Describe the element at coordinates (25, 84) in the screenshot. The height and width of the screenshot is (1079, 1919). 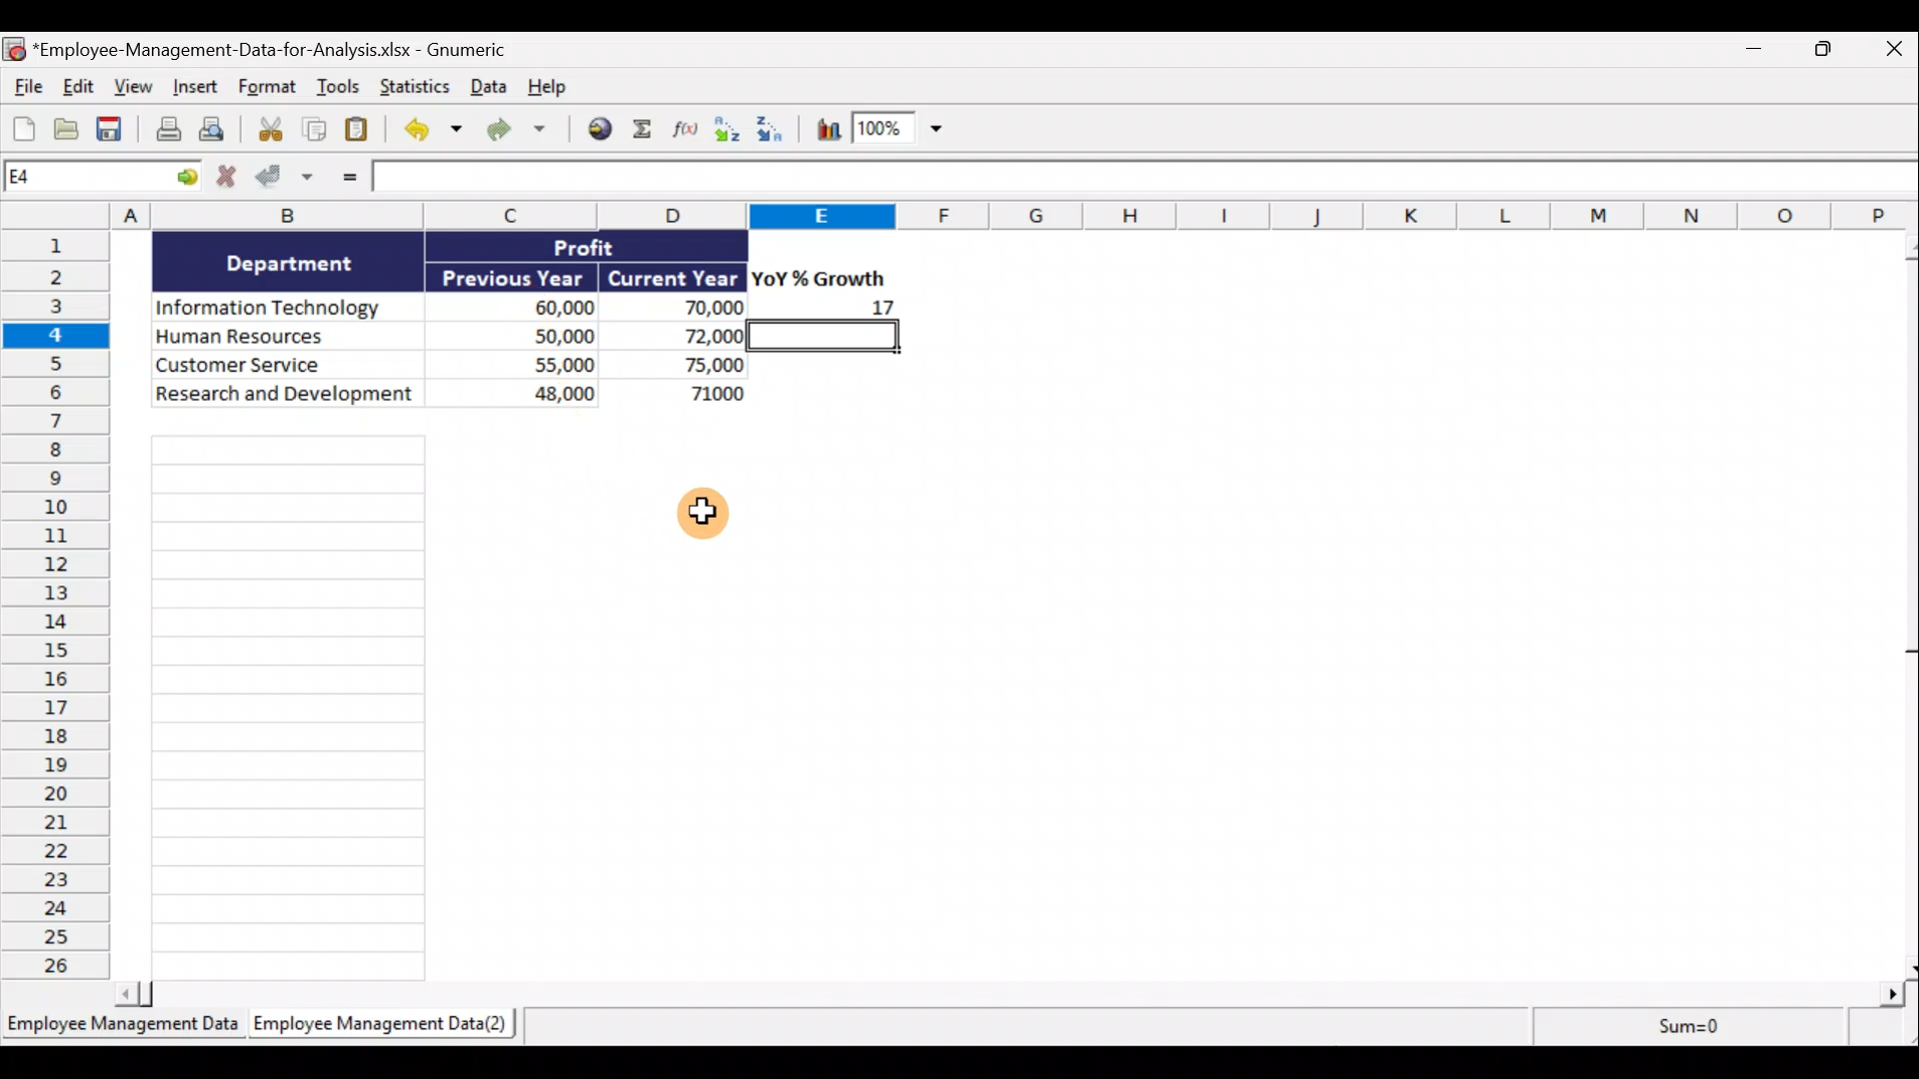
I see `File` at that location.